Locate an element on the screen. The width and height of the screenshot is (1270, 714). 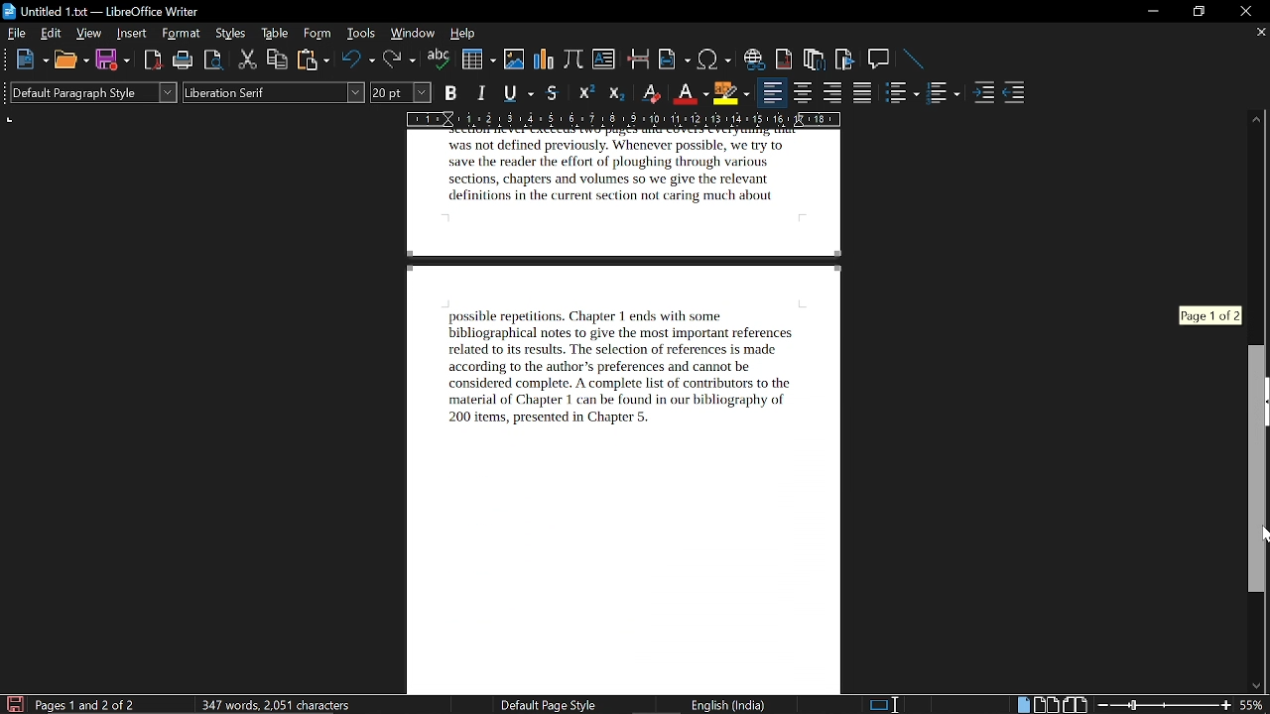
current page is located at coordinates (86, 704).